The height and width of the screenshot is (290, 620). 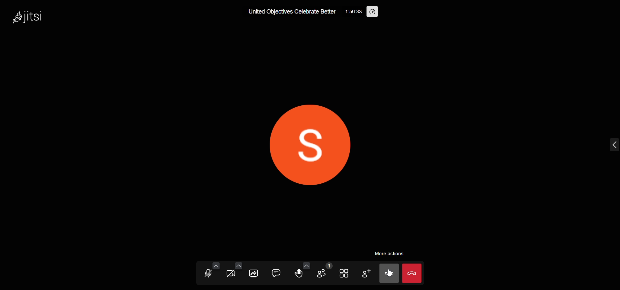 What do you see at coordinates (306, 265) in the screenshot?
I see `more emoji` at bounding box center [306, 265].